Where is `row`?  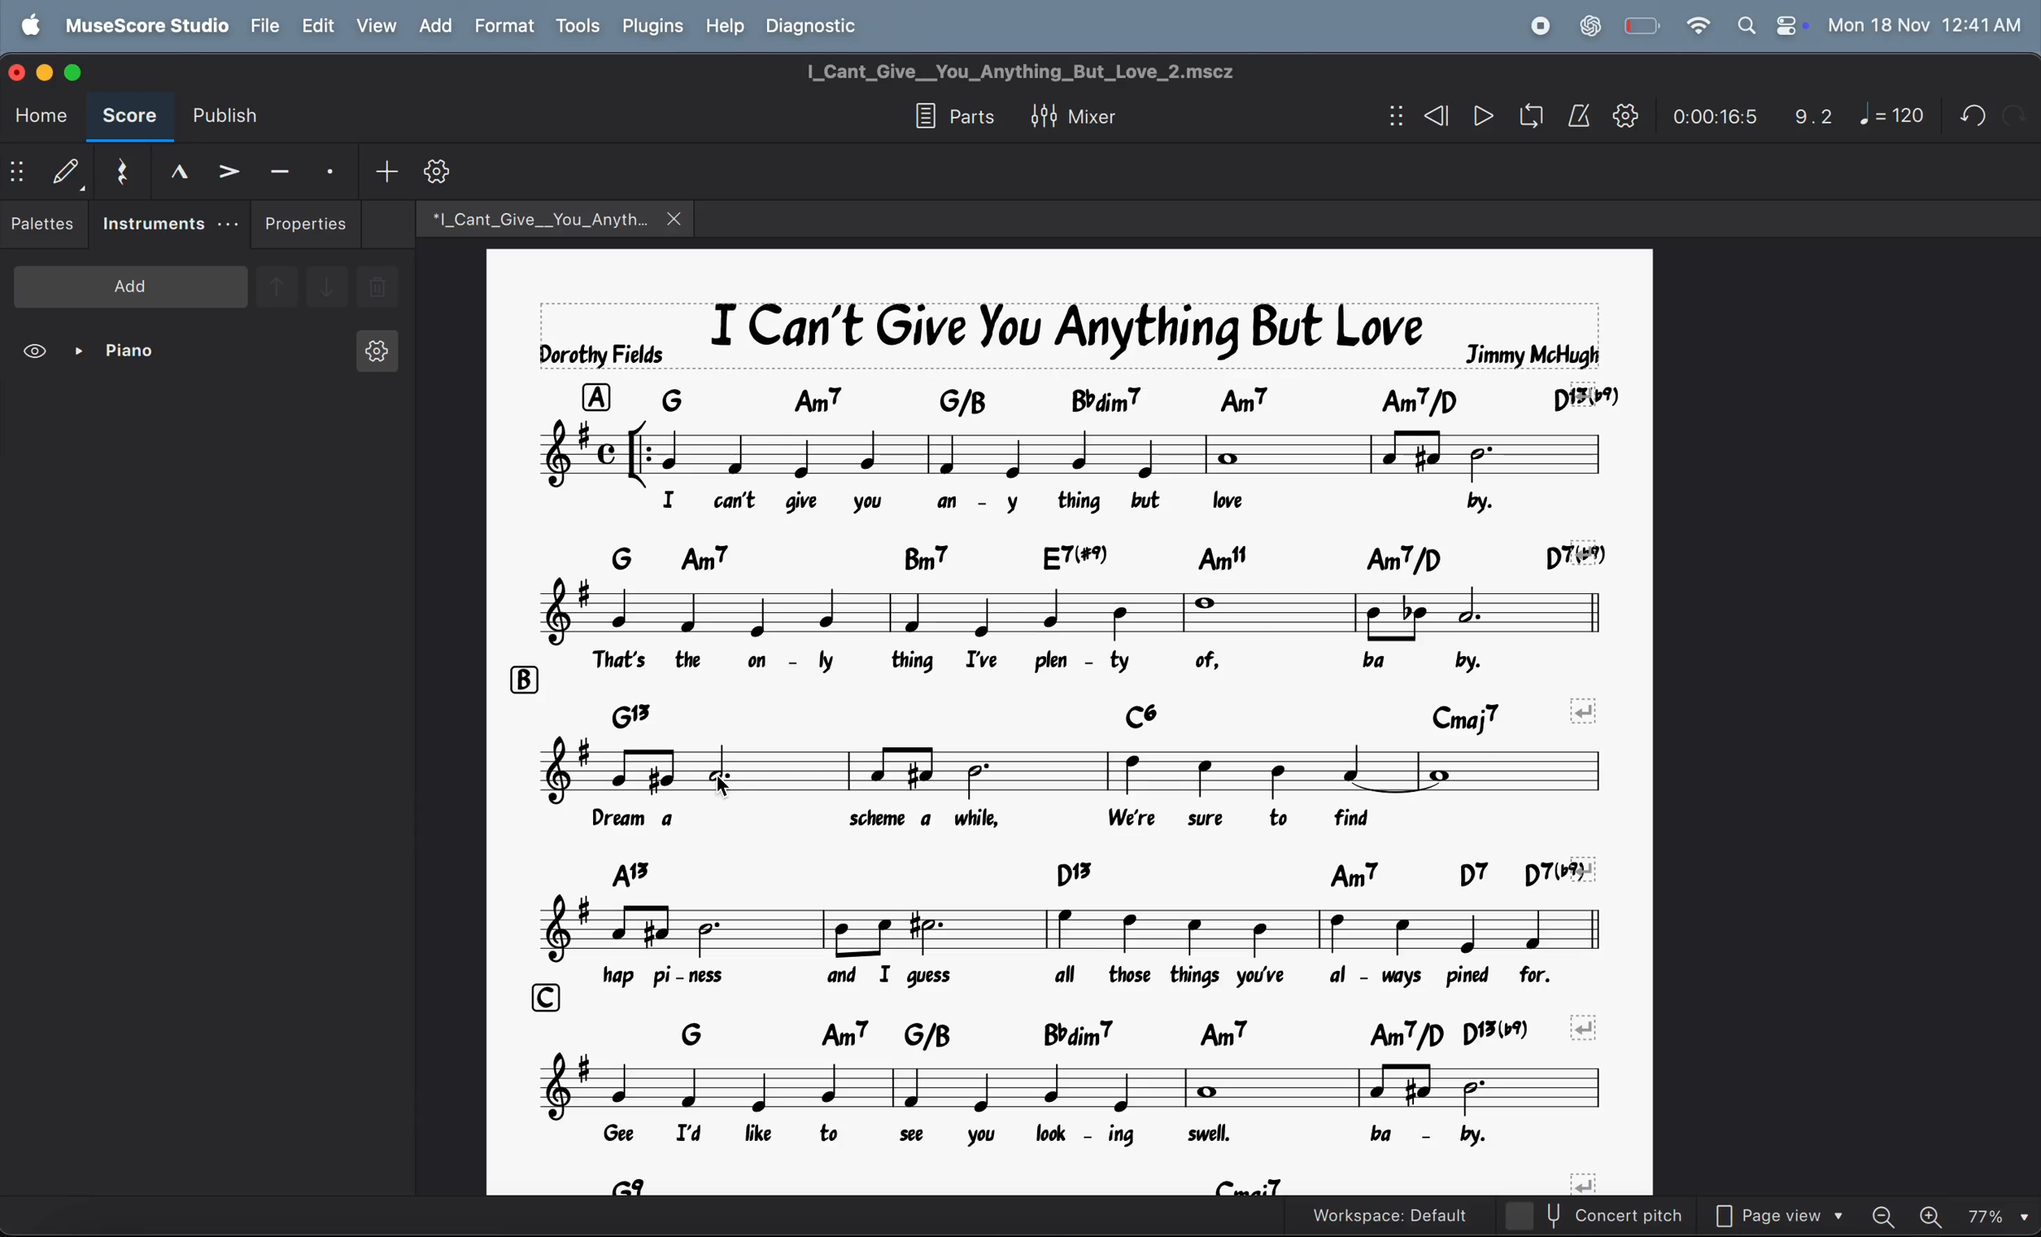
row is located at coordinates (538, 996).